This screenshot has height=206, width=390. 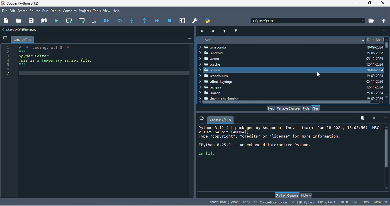 What do you see at coordinates (215, 94) in the screenshot?
I see `imagej` at bounding box center [215, 94].